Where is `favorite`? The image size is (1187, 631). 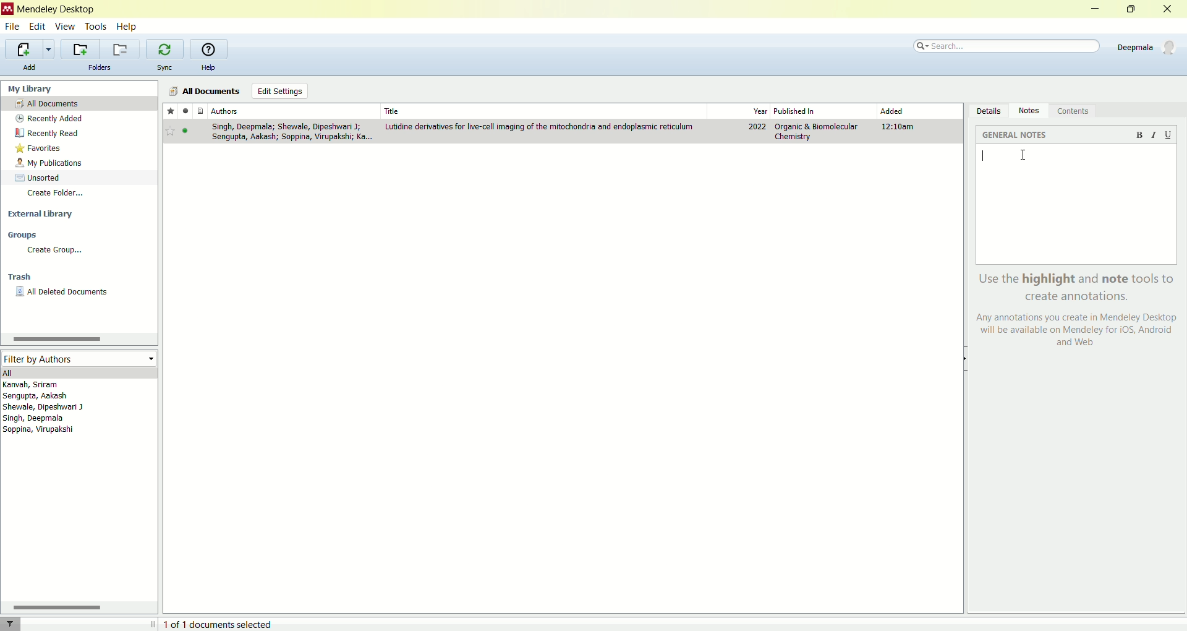
favorite is located at coordinates (171, 112).